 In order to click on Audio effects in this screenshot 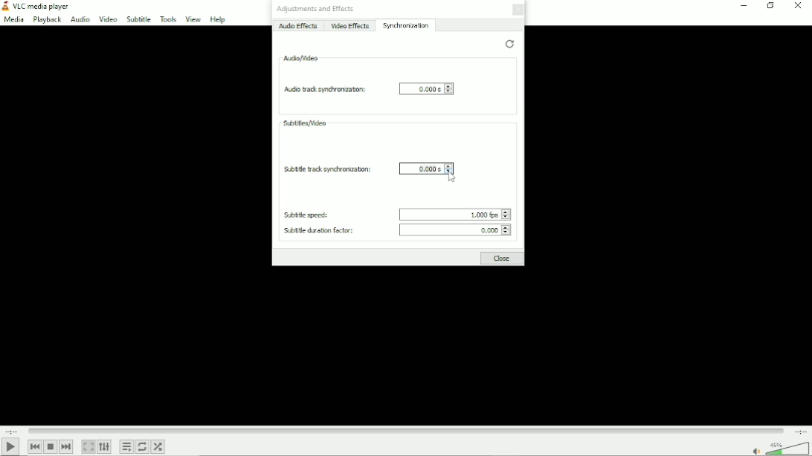, I will do `click(297, 27)`.